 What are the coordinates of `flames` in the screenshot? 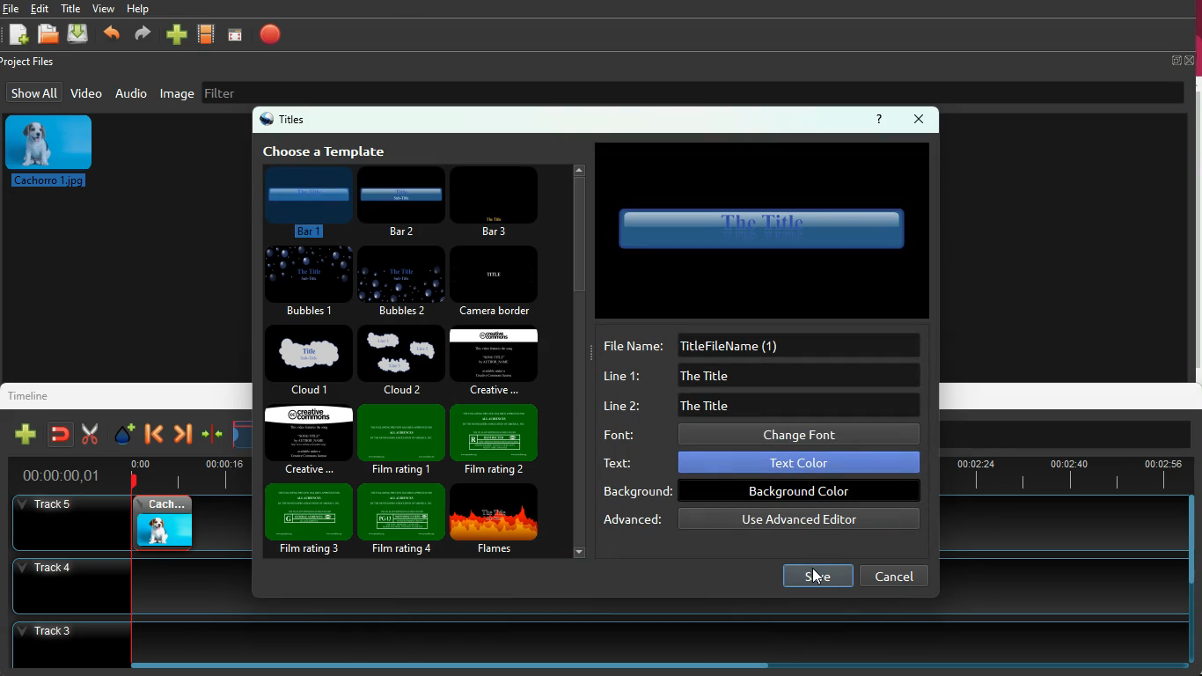 It's located at (495, 518).